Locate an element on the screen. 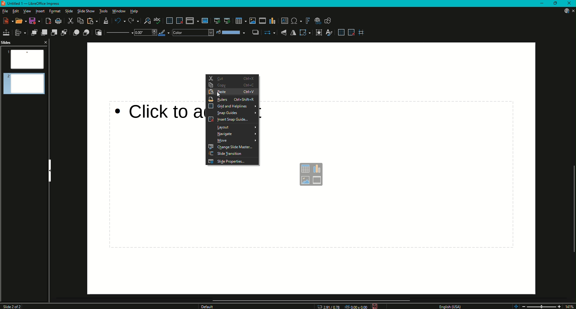 The image size is (576, 309). Insert Snap Guides is located at coordinates (232, 119).